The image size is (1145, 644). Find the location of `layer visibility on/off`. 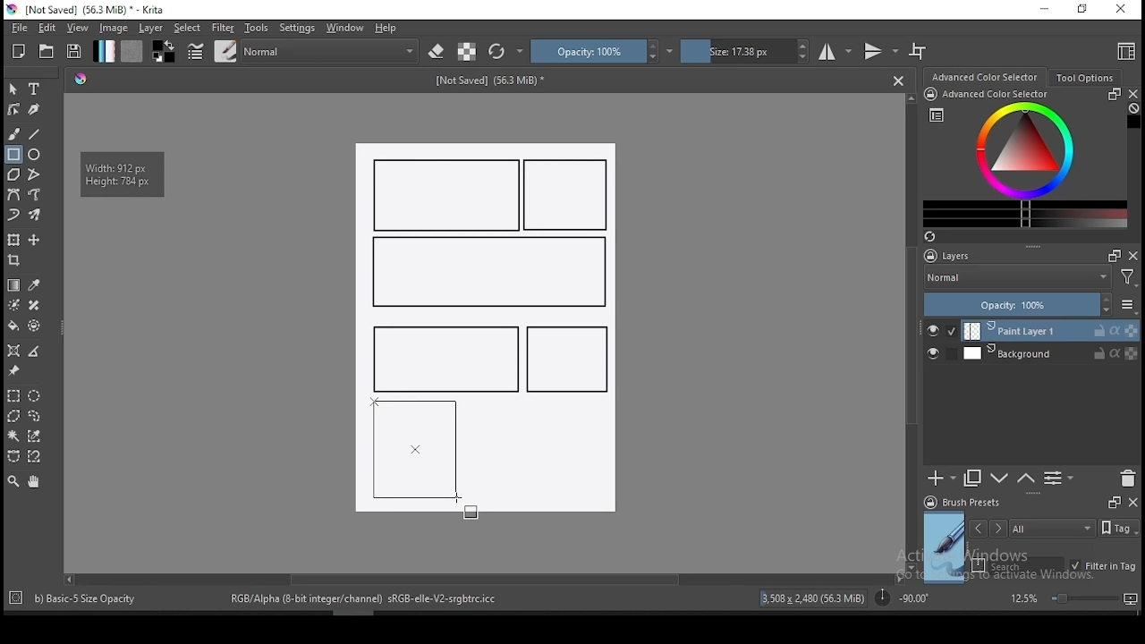

layer visibility on/off is located at coordinates (942, 331).